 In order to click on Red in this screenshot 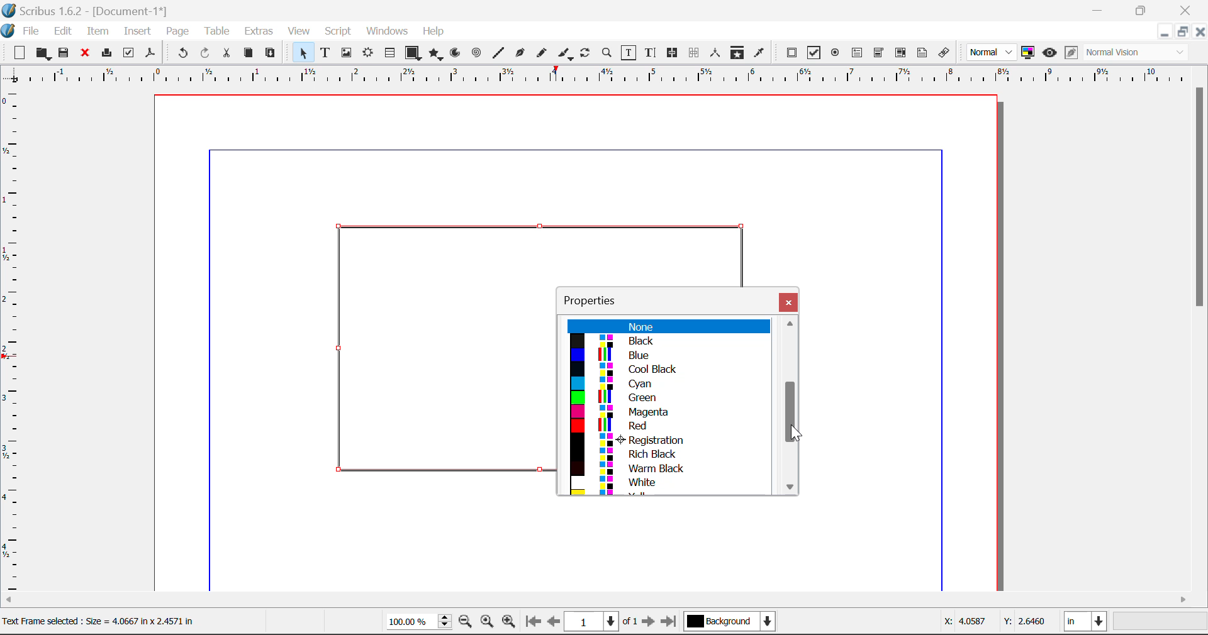, I will do `click(667, 426)`.